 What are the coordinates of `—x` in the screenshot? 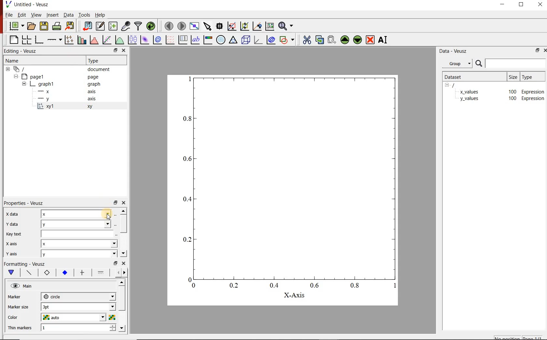 It's located at (45, 91).